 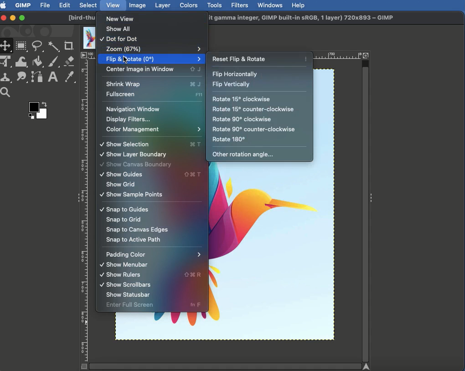 What do you see at coordinates (138, 144) in the screenshot?
I see `Show selection` at bounding box center [138, 144].